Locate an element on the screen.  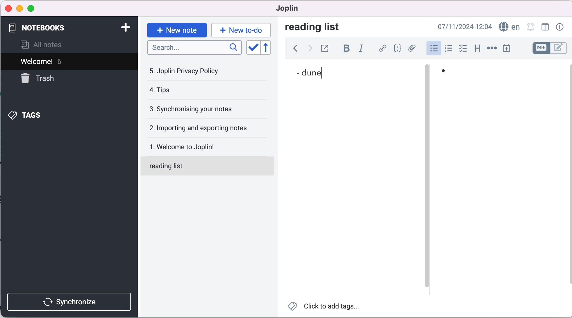
revert sort order is located at coordinates (268, 48).